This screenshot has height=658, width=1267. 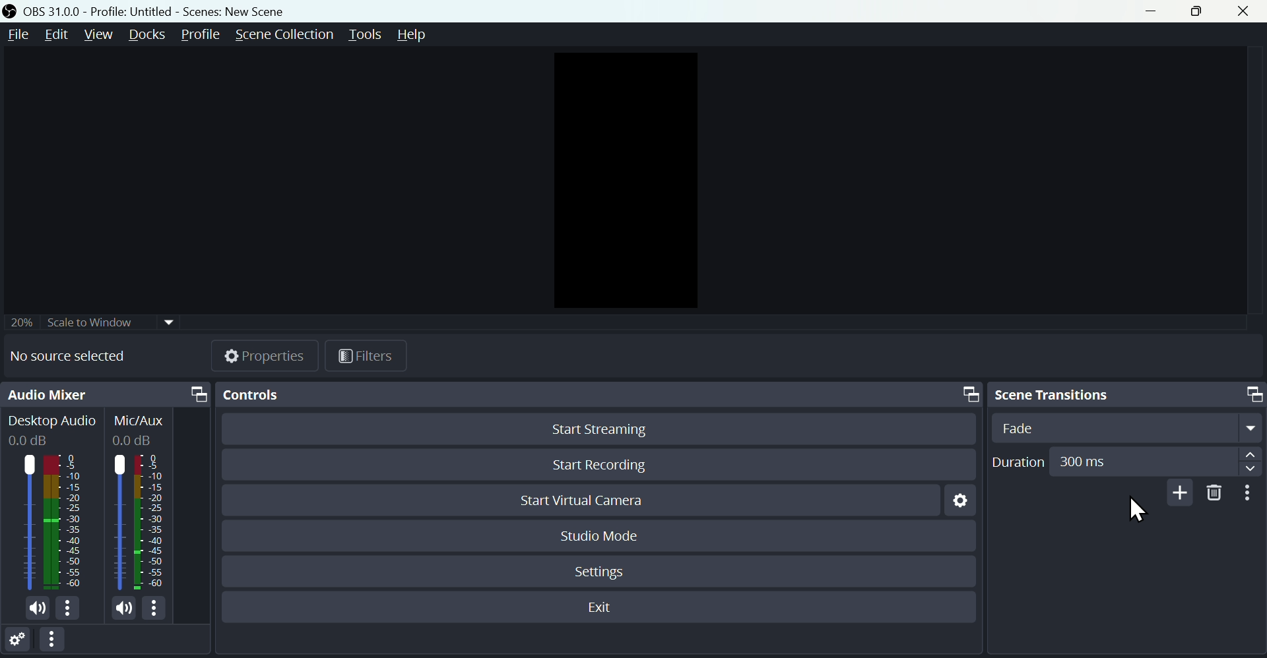 What do you see at coordinates (365, 35) in the screenshot?
I see `Tools` at bounding box center [365, 35].